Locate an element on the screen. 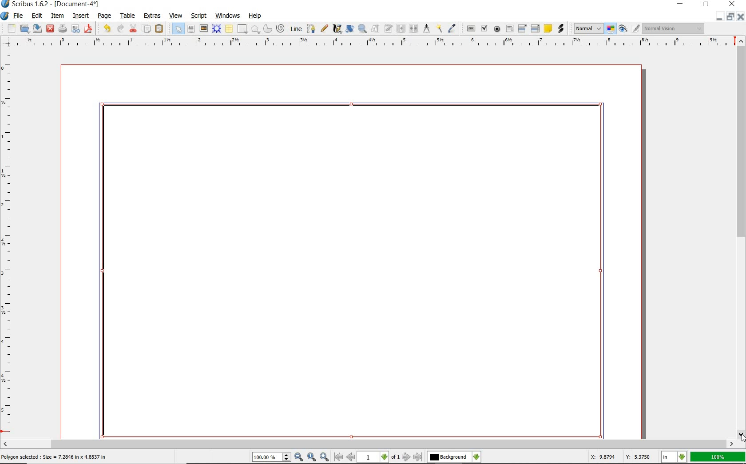 The height and width of the screenshot is (464, 746). text annotation is located at coordinates (548, 28).